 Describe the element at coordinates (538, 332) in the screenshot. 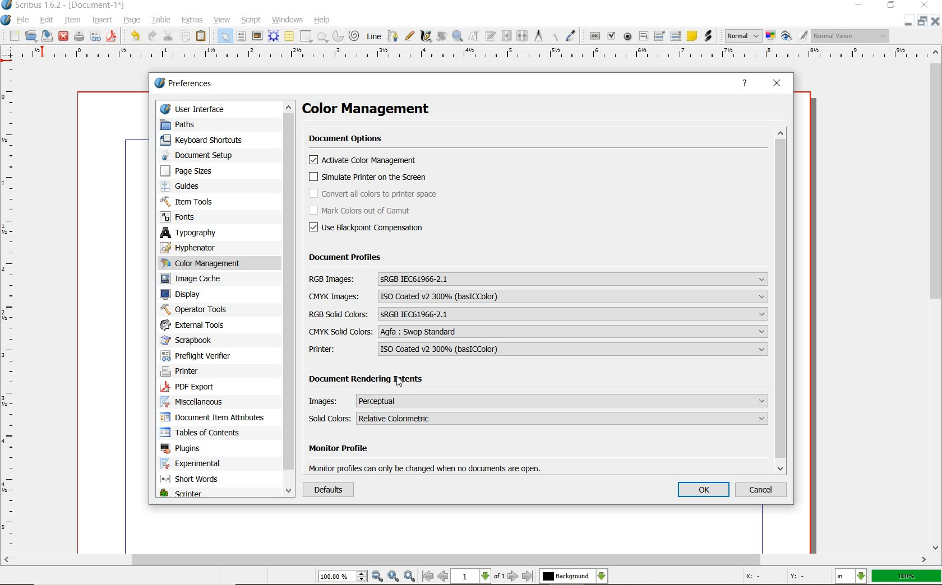

I see `CMYK SOLID COLORS` at that location.